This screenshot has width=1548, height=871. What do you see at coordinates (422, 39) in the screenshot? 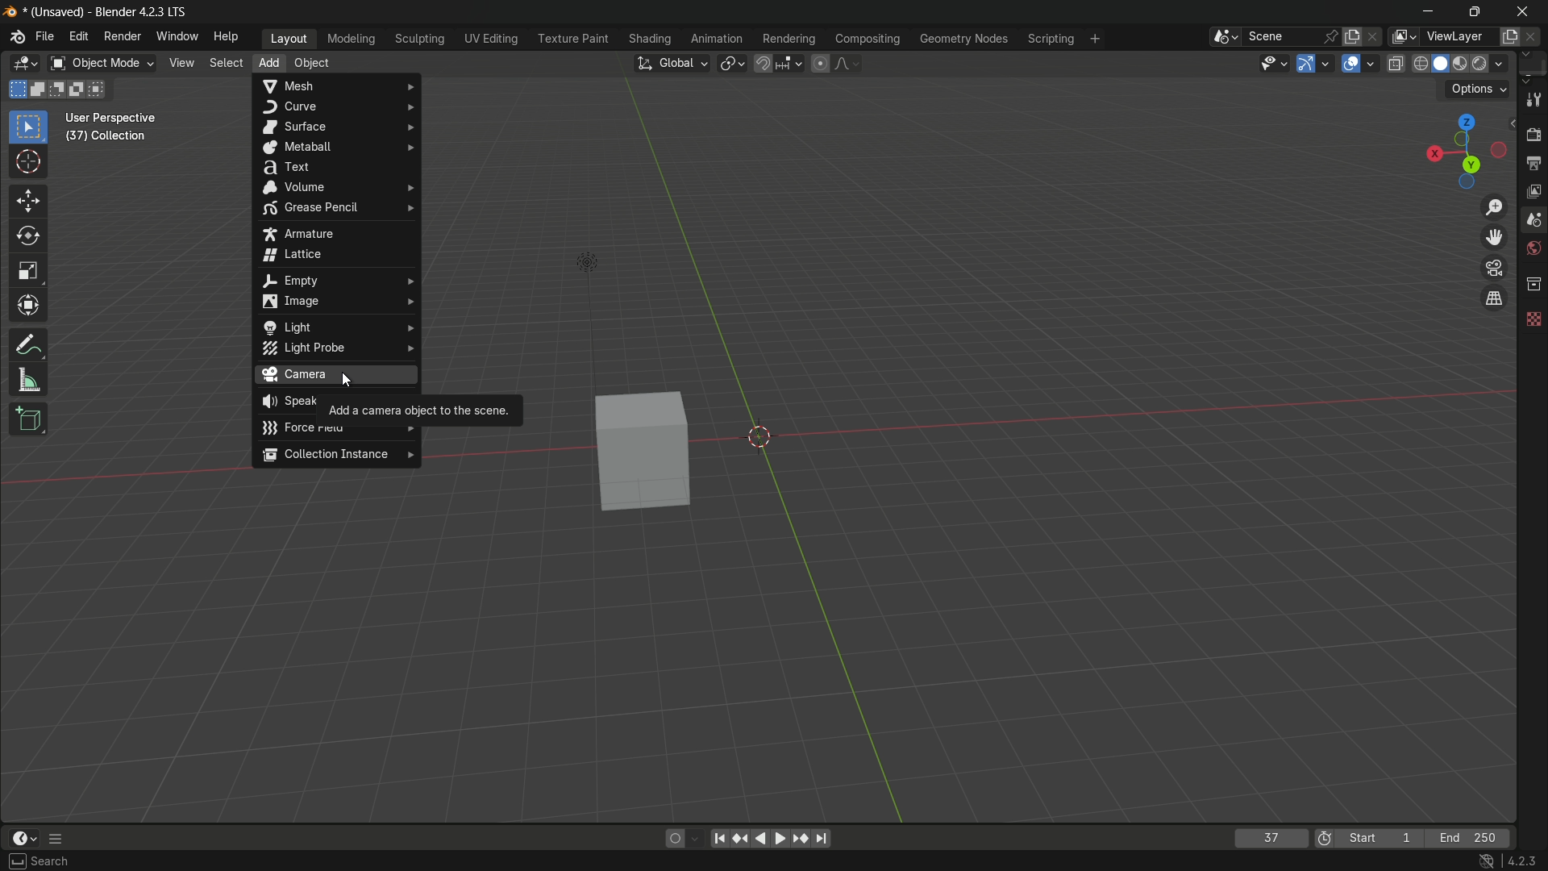
I see `sculpting menu` at bounding box center [422, 39].